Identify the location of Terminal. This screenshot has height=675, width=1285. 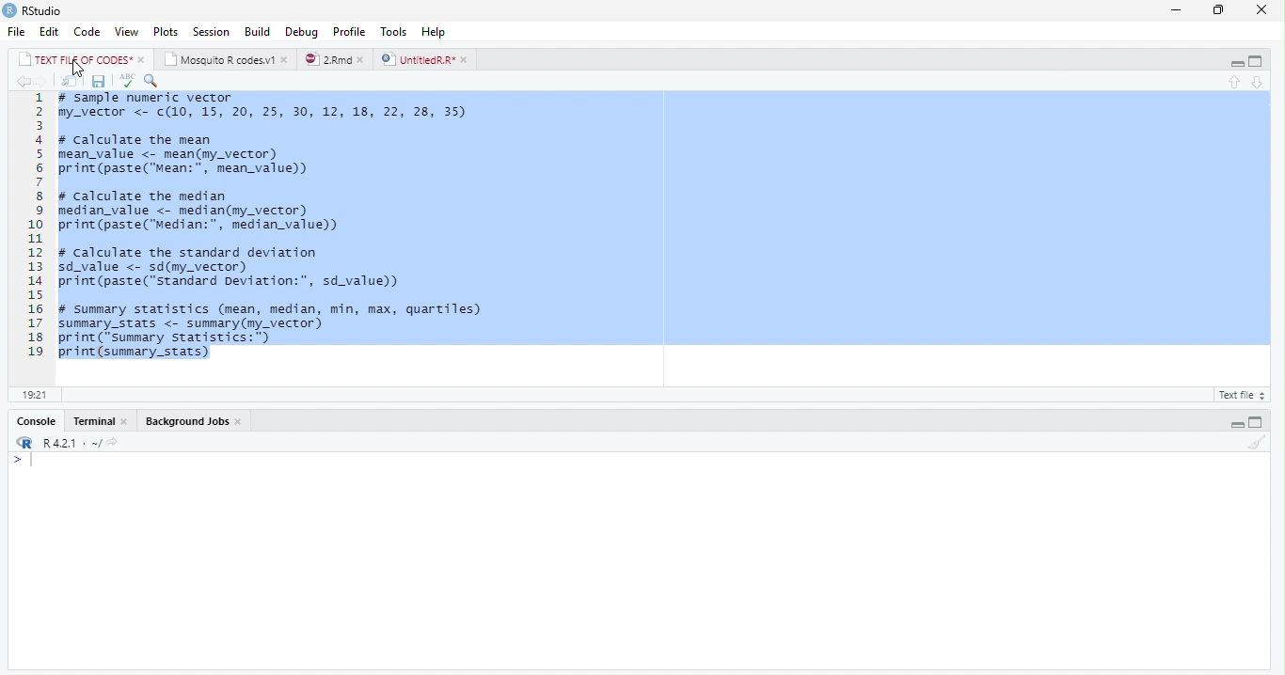
(95, 421).